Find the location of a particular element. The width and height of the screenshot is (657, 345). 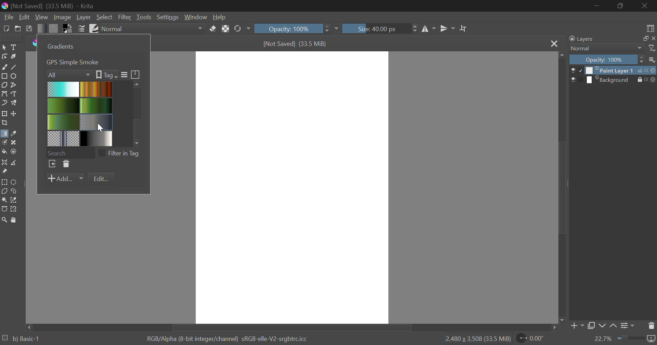

Copy Layer is located at coordinates (591, 327).